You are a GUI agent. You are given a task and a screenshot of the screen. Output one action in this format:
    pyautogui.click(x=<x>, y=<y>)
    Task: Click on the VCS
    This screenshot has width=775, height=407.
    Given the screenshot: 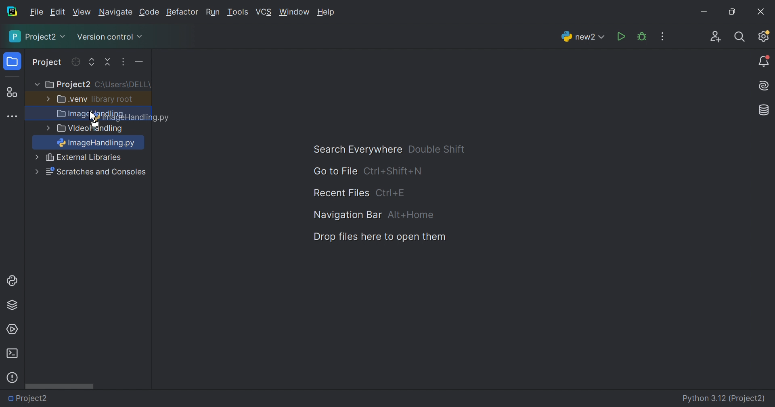 What is the action you would take?
    pyautogui.click(x=264, y=12)
    